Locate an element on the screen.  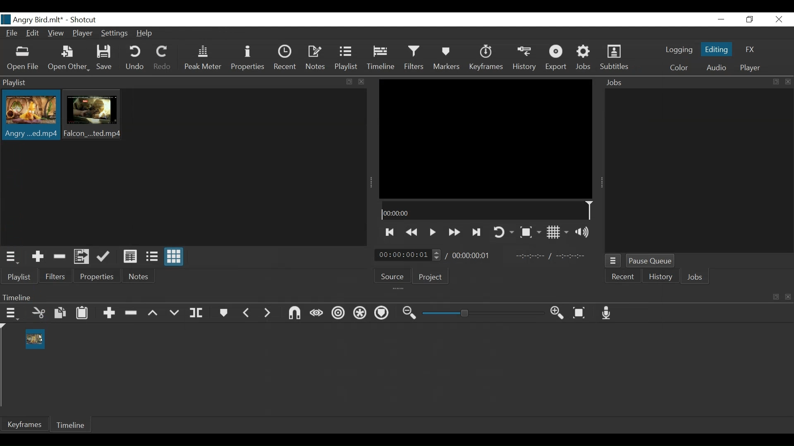
Keyframe is located at coordinates (487, 58).